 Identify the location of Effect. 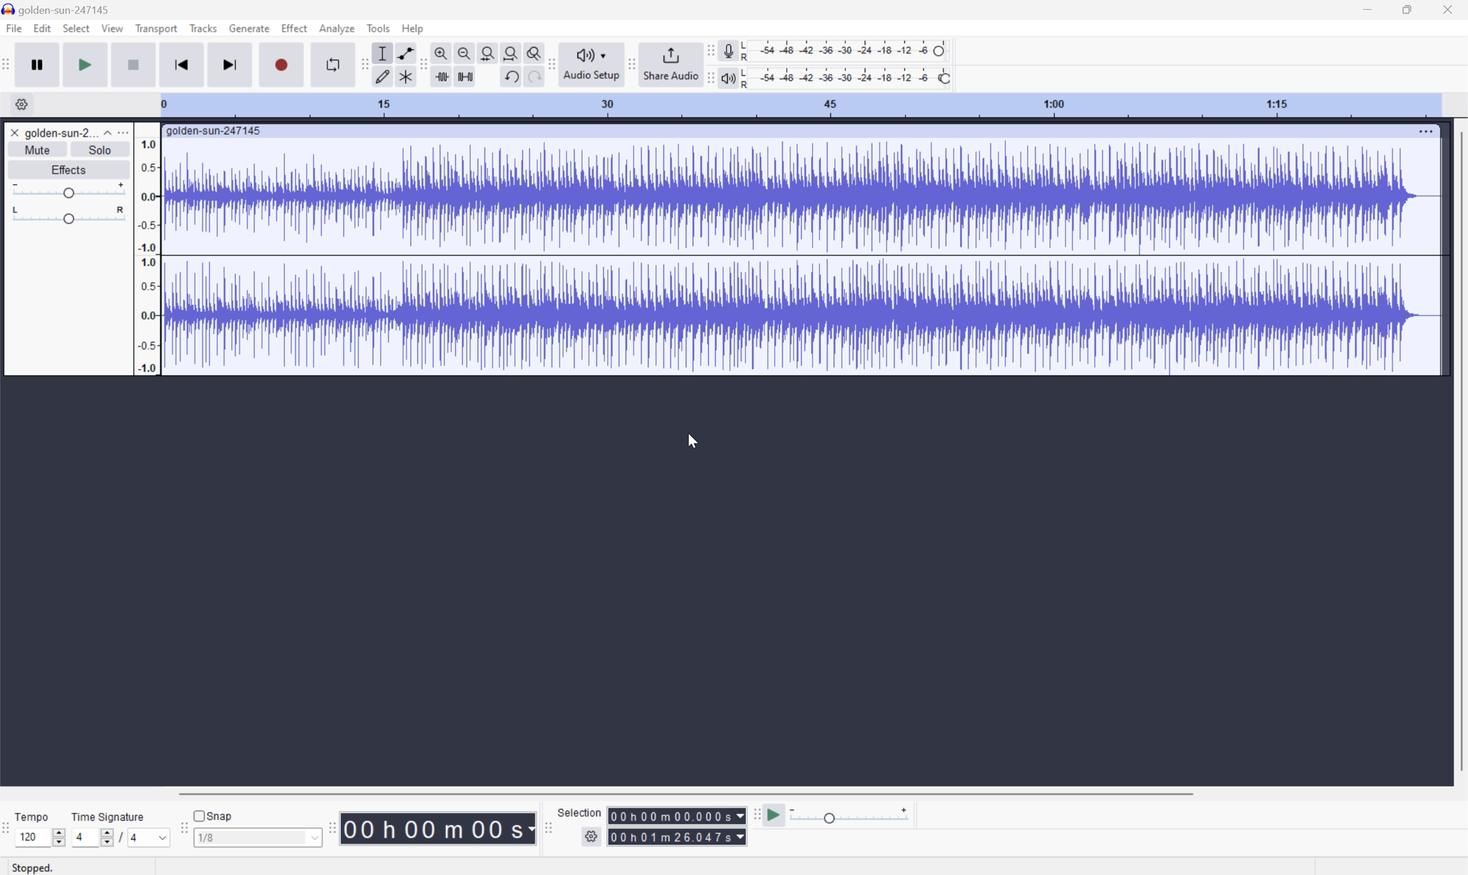
(295, 28).